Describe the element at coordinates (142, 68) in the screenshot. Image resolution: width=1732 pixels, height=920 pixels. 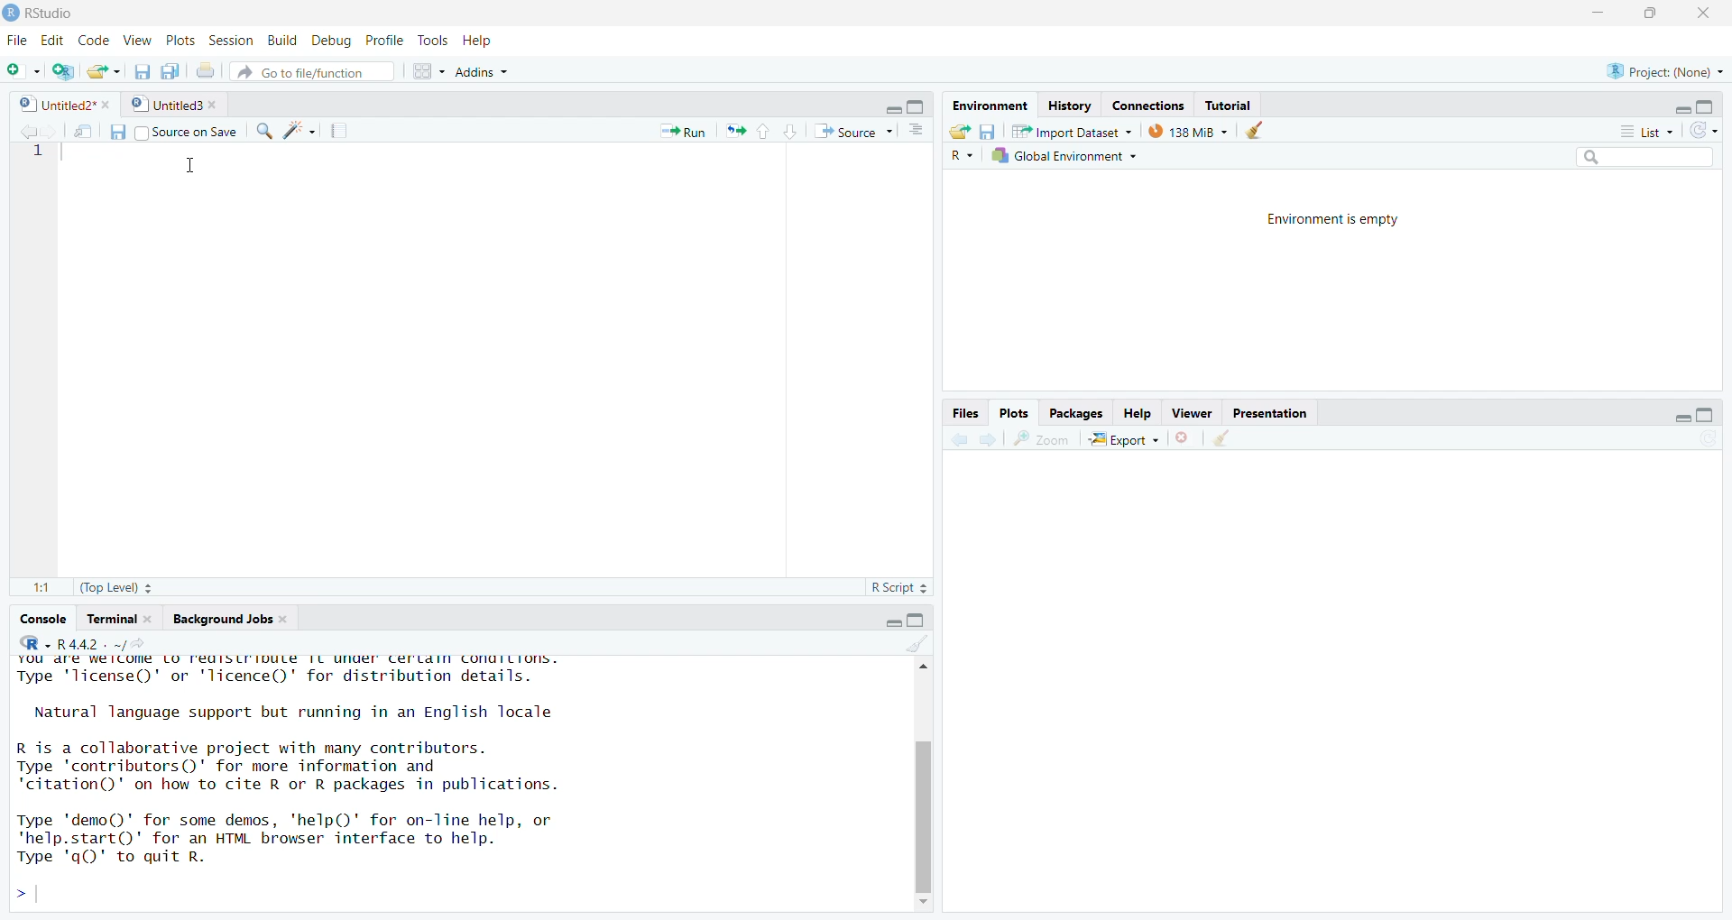
I see `save all documents` at that location.